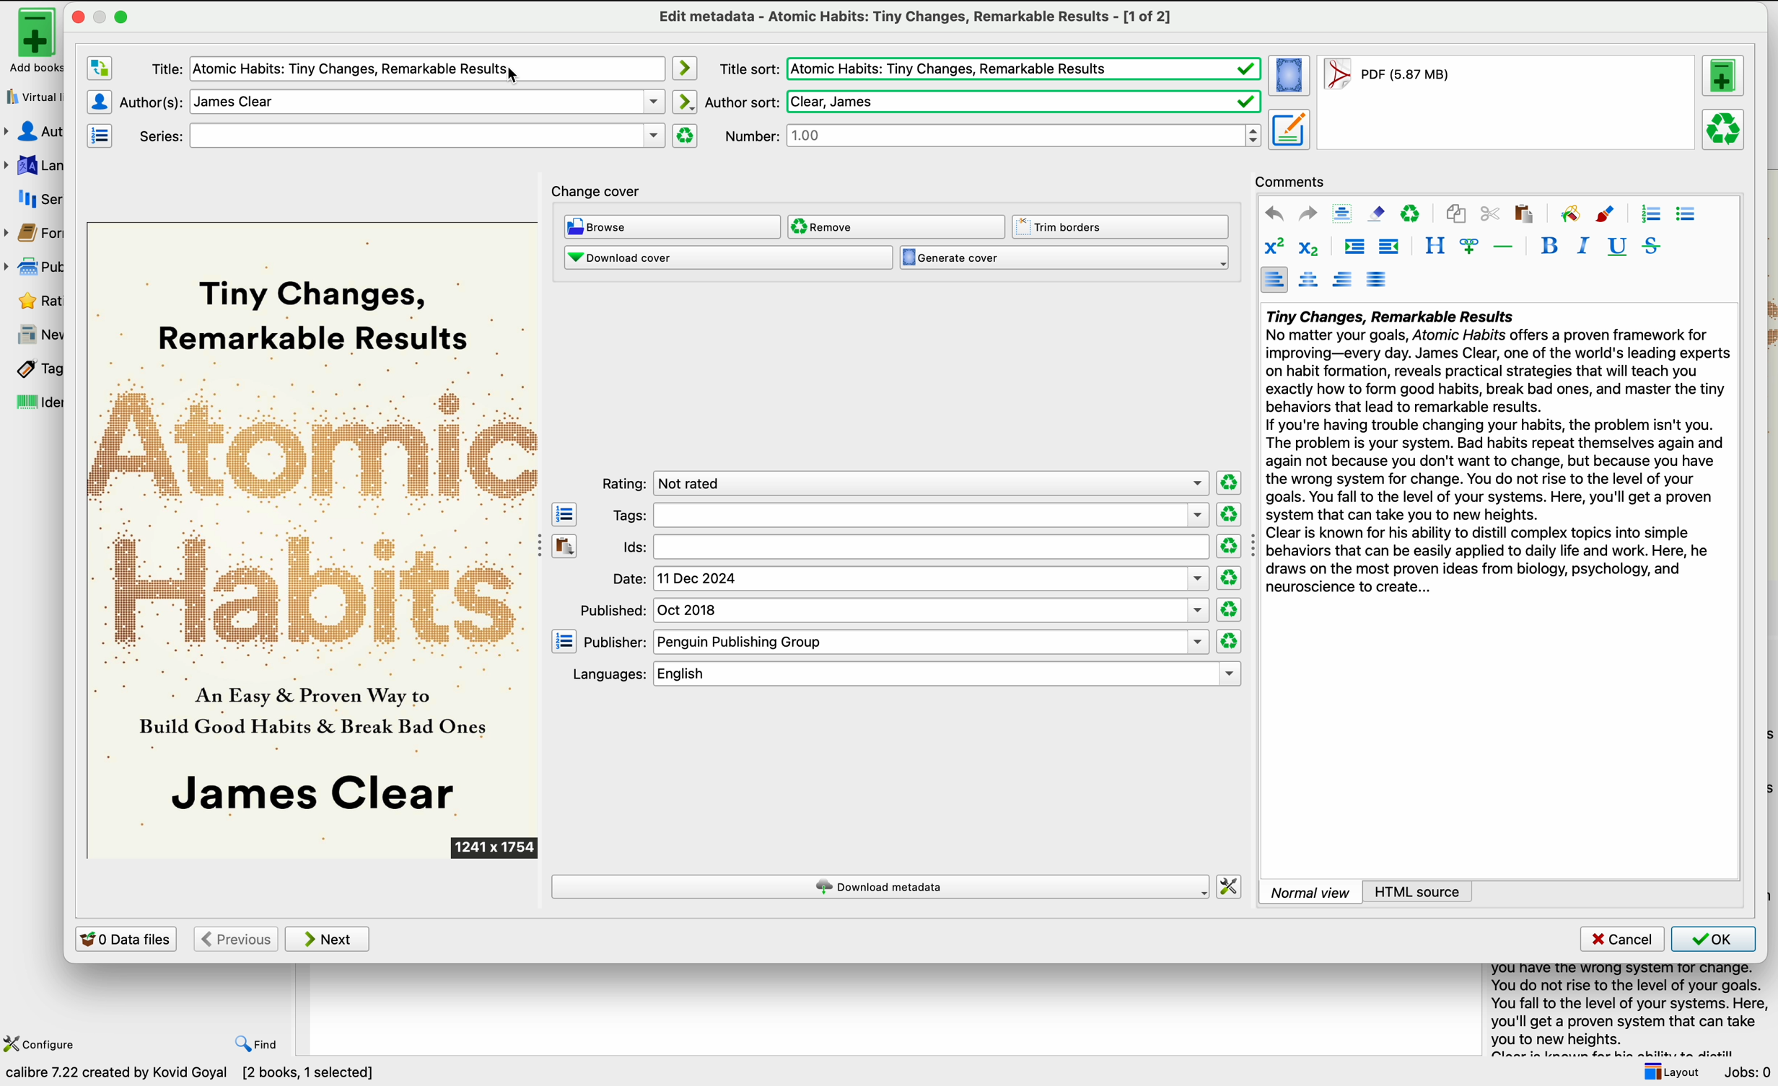  Describe the element at coordinates (1714, 939) in the screenshot. I see `OK button` at that location.